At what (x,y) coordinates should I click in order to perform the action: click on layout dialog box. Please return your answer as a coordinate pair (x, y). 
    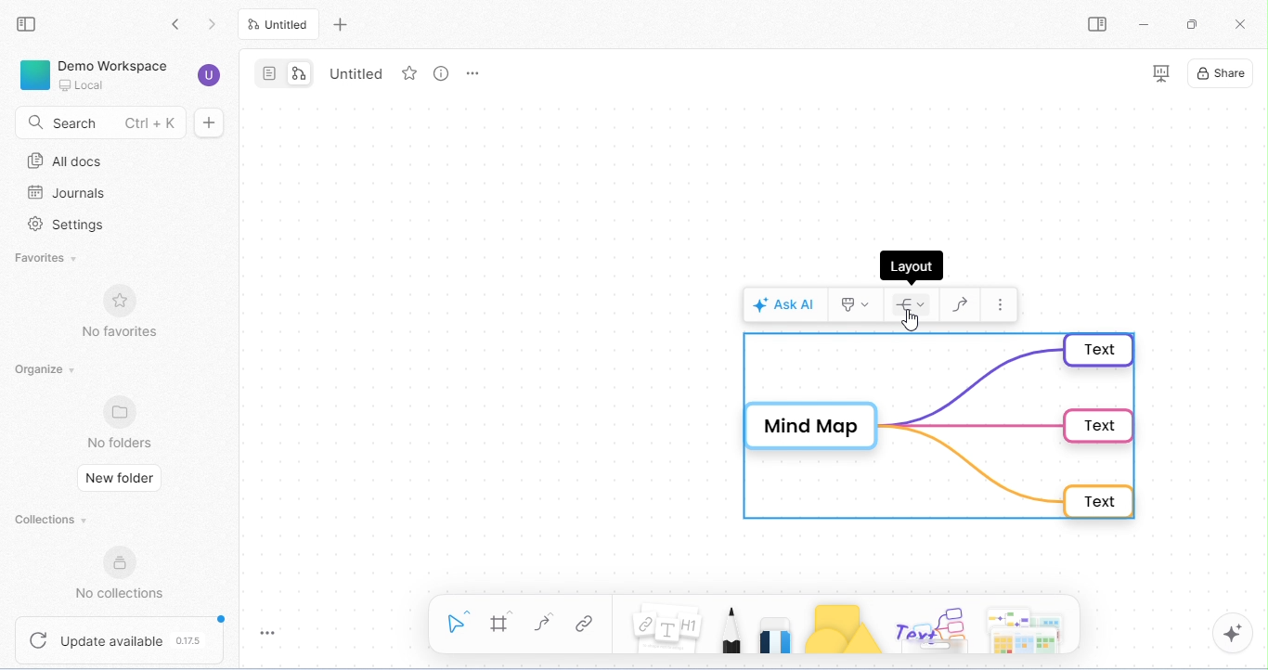
    Looking at the image, I should click on (912, 265).